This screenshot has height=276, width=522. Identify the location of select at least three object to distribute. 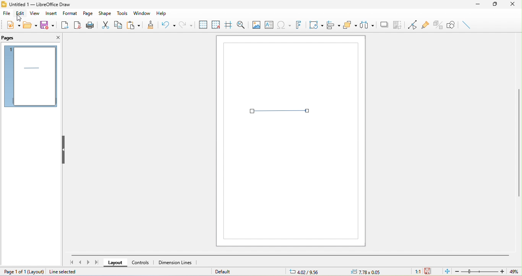
(368, 26).